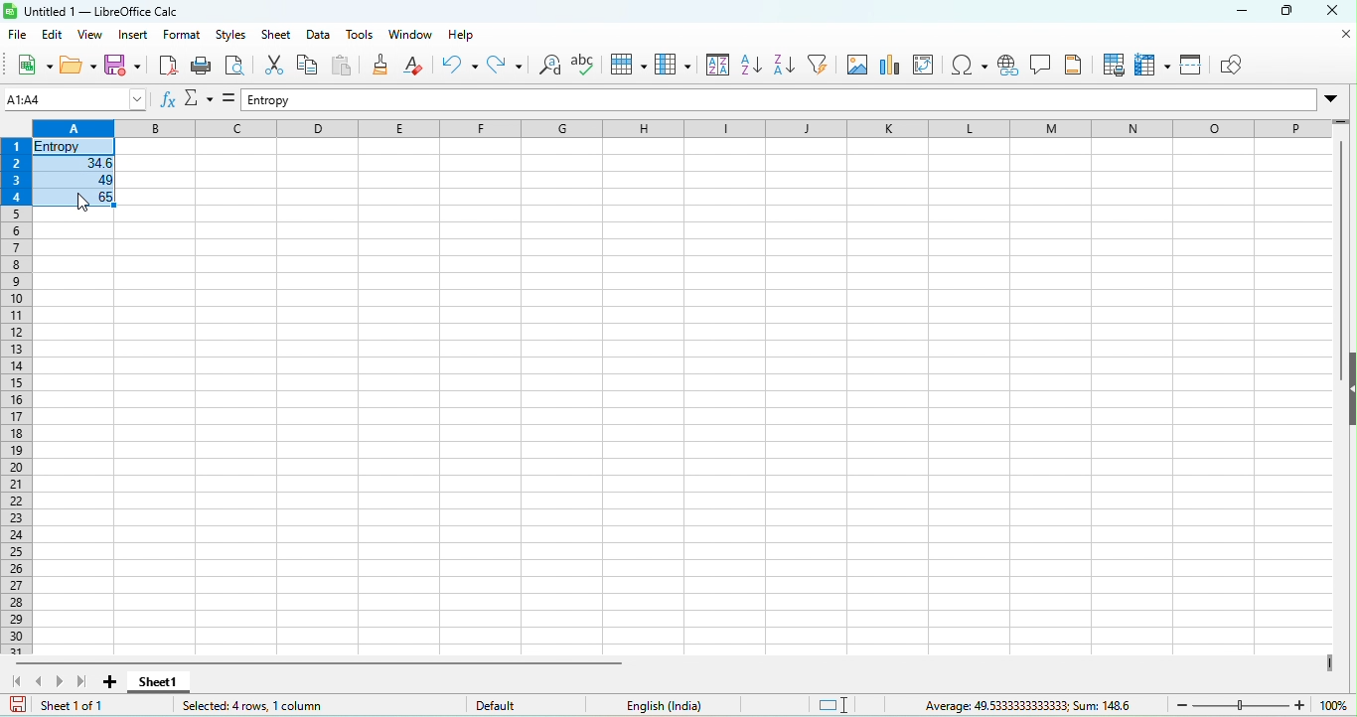 Image resolution: width=1357 pixels, height=717 pixels. I want to click on date, so click(327, 35).